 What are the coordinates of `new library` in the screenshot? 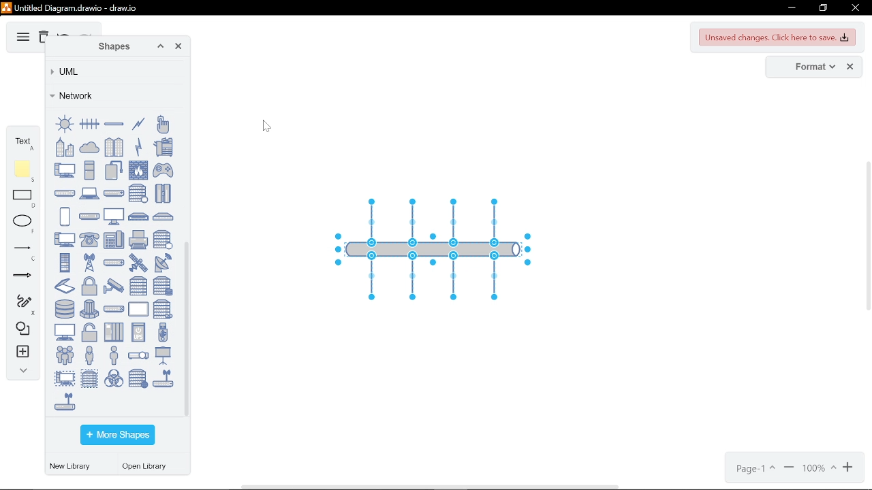 It's located at (72, 467).